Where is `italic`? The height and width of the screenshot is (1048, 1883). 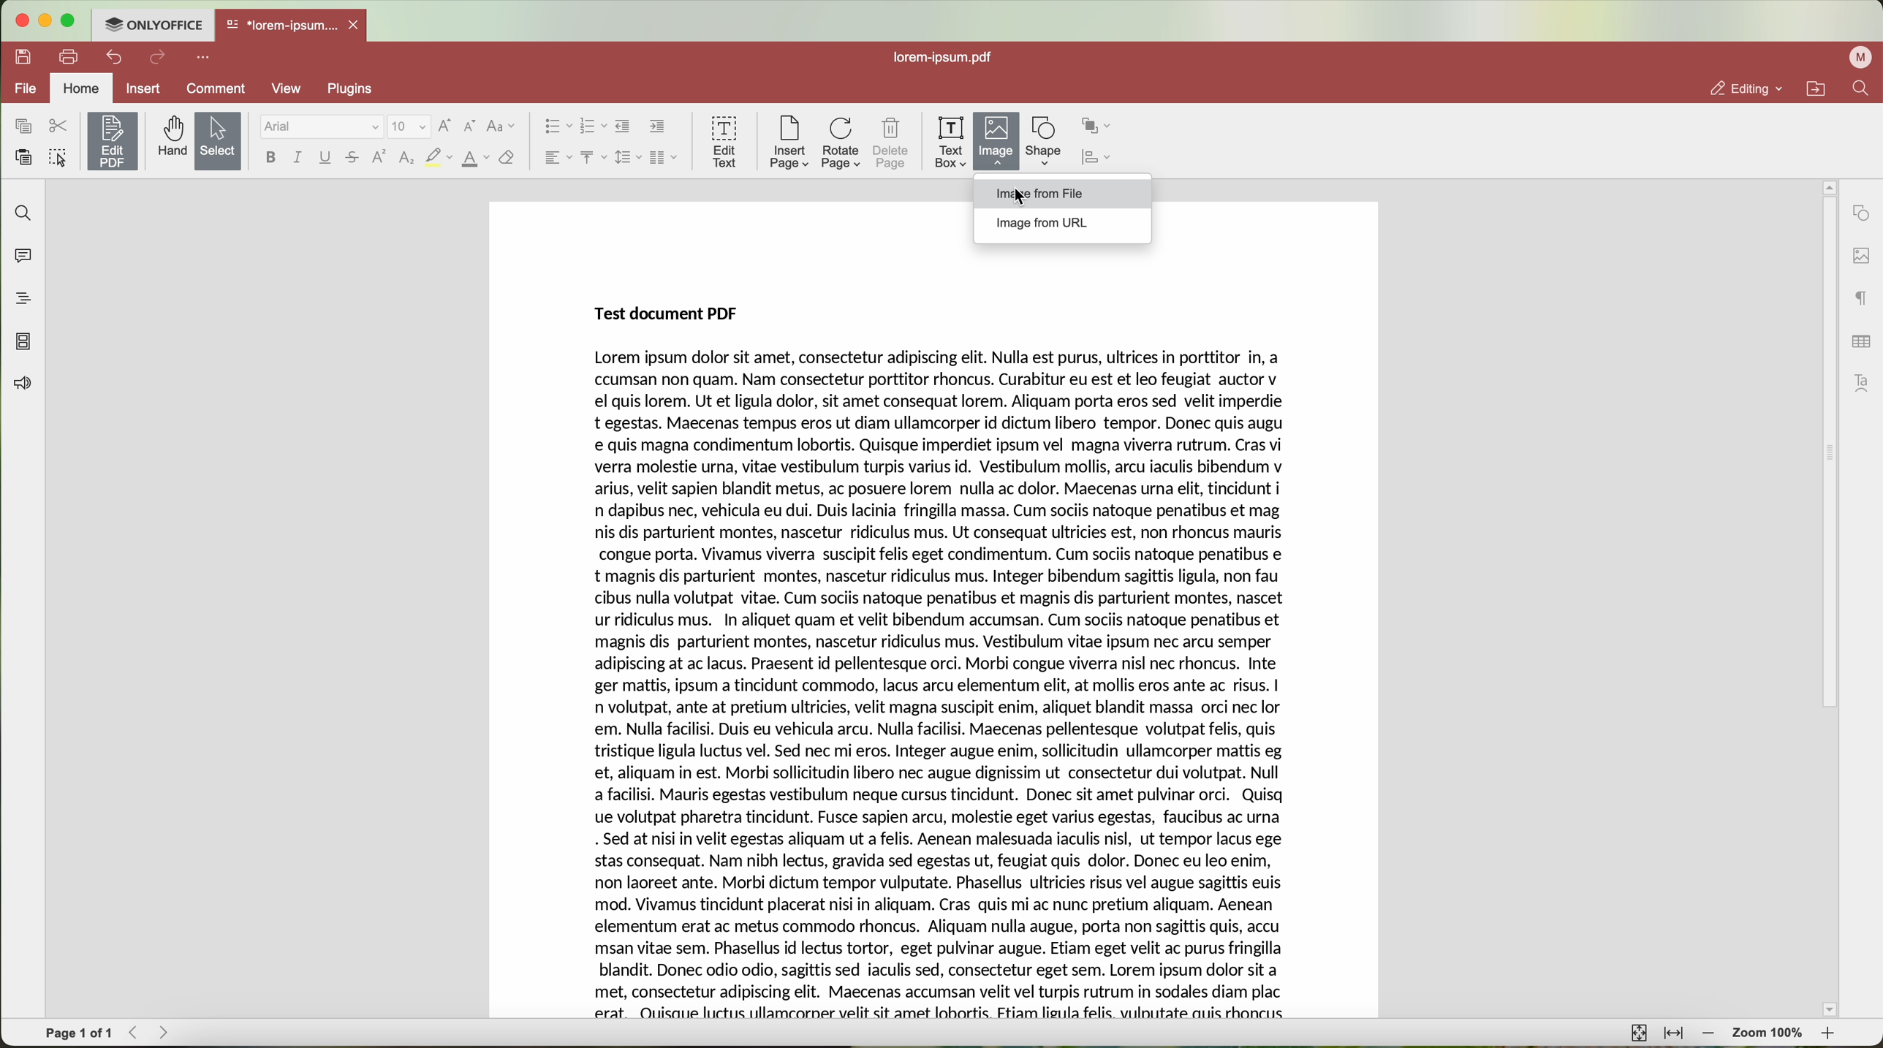 italic is located at coordinates (298, 157).